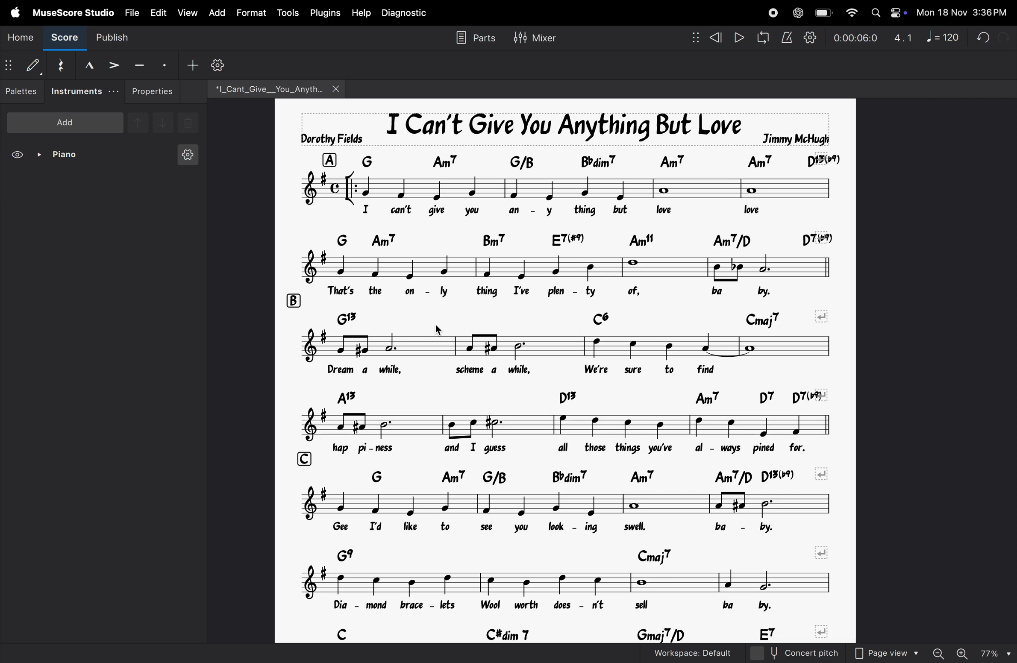 Image resolution: width=1017 pixels, height=663 pixels. I want to click on chord symbols, so click(584, 237).